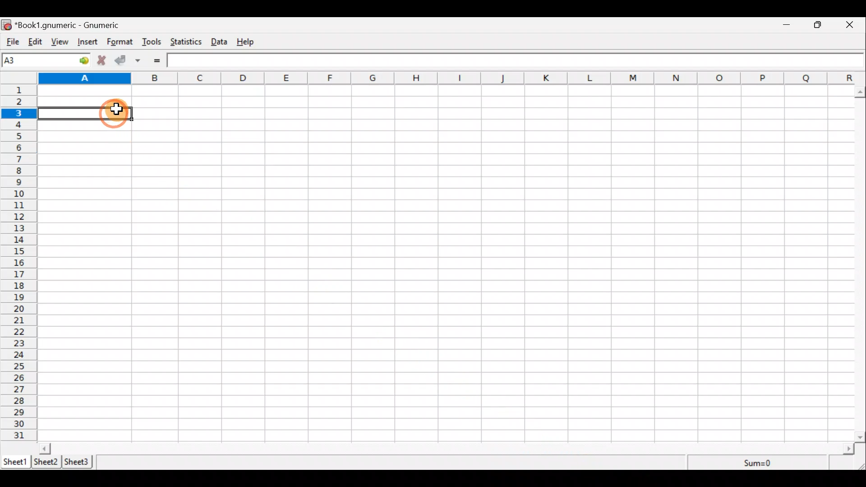 The image size is (866, 487). Describe the element at coordinates (250, 42) in the screenshot. I see `Help` at that location.